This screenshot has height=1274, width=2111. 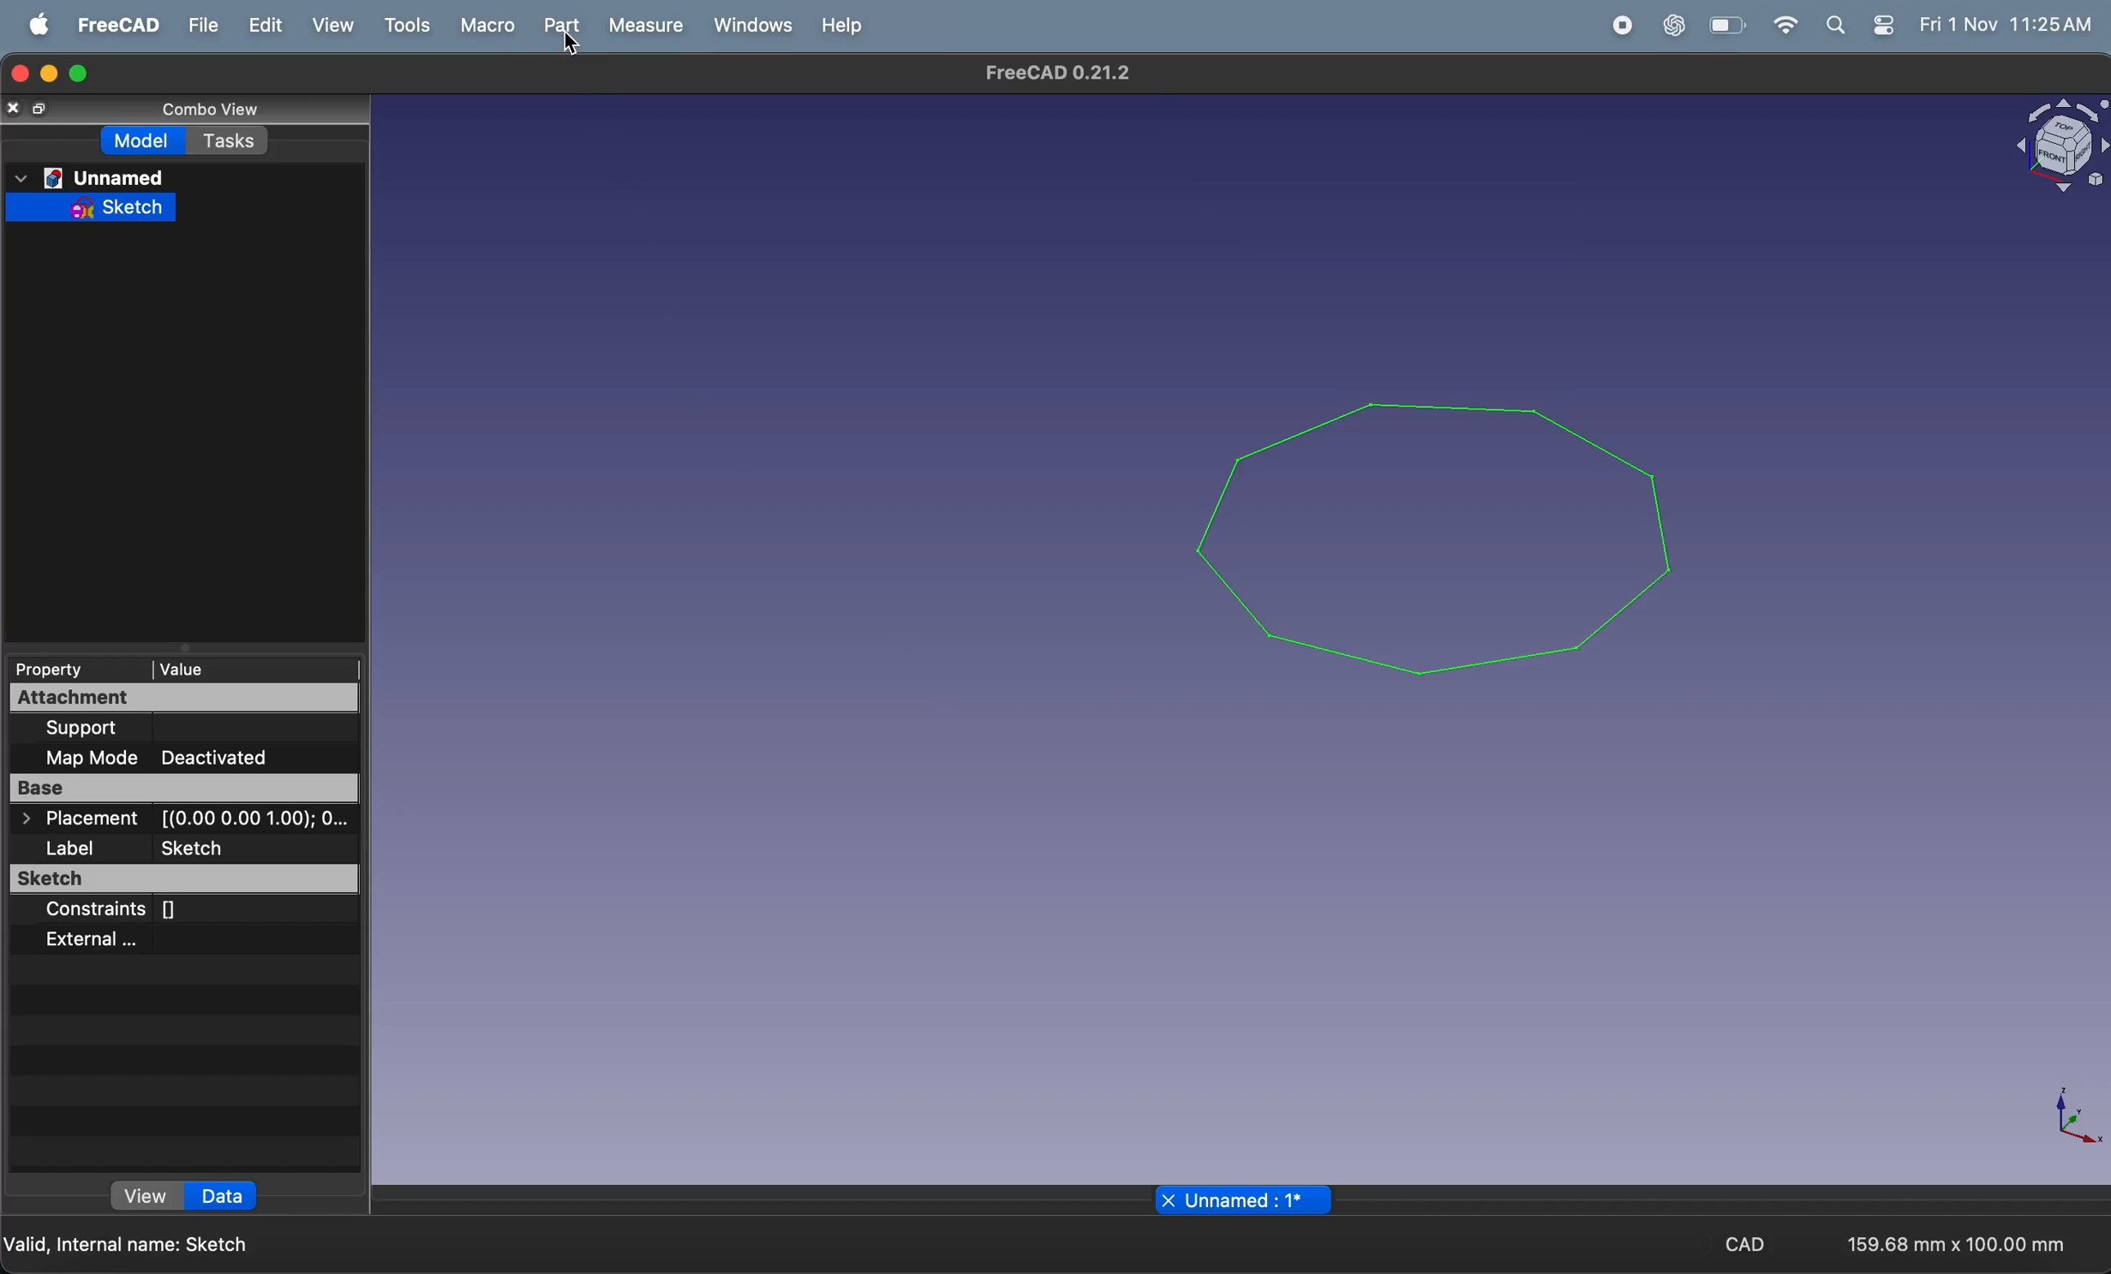 I want to click on measure, so click(x=644, y=26).